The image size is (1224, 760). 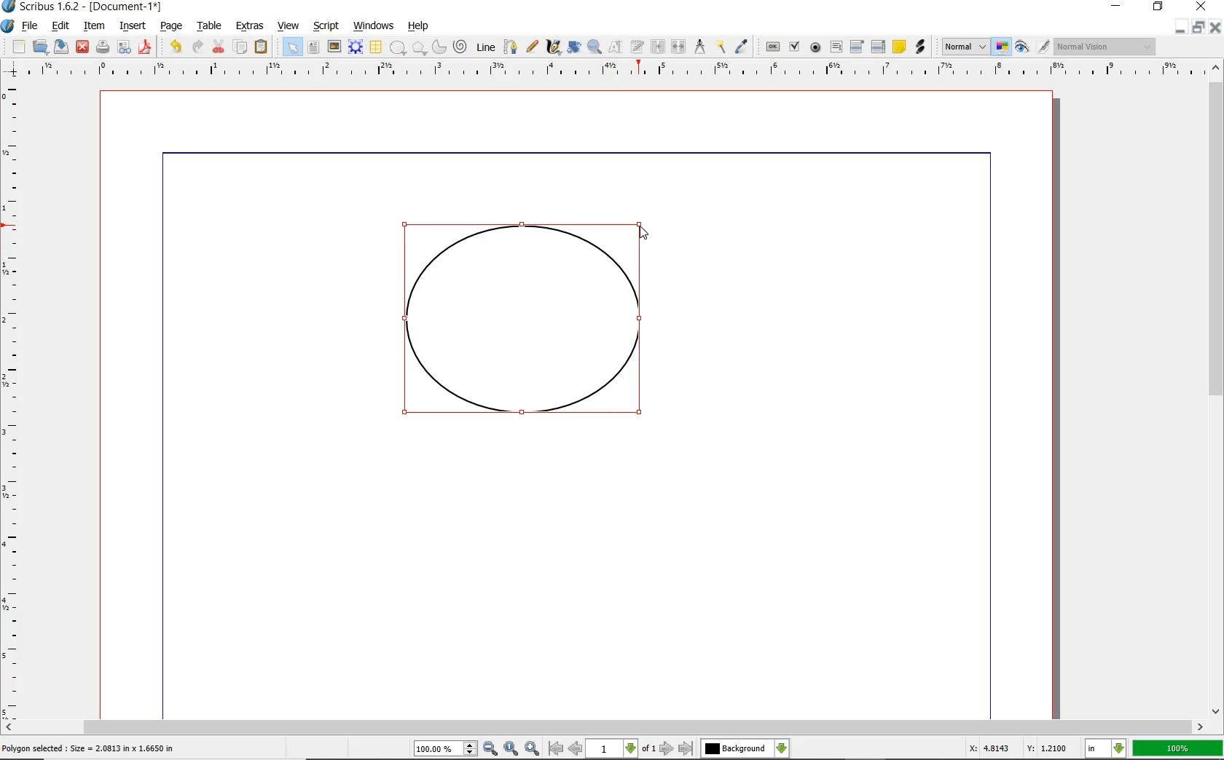 I want to click on CLOSE, so click(x=1215, y=28).